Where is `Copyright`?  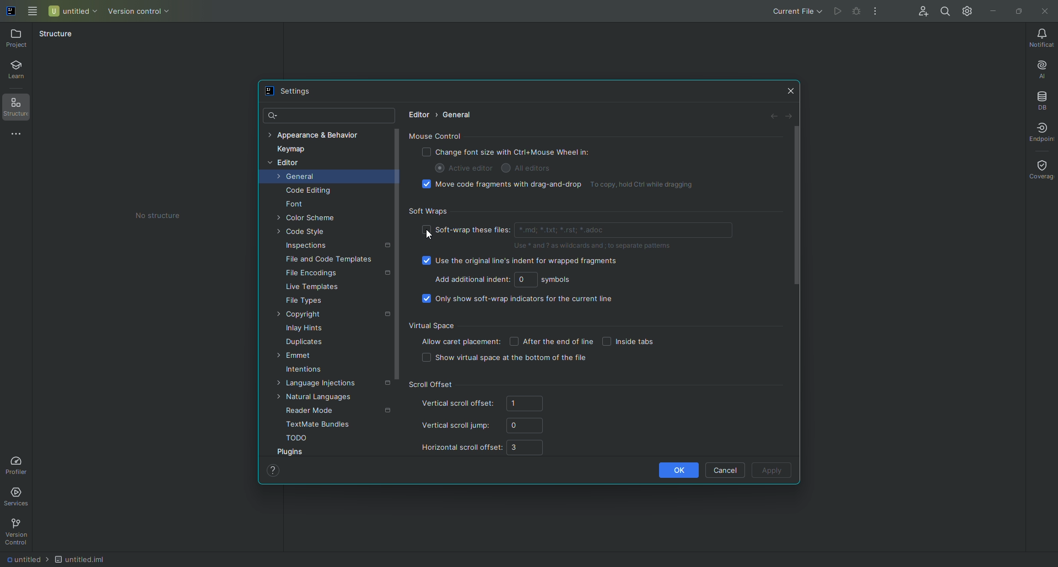 Copyright is located at coordinates (301, 314).